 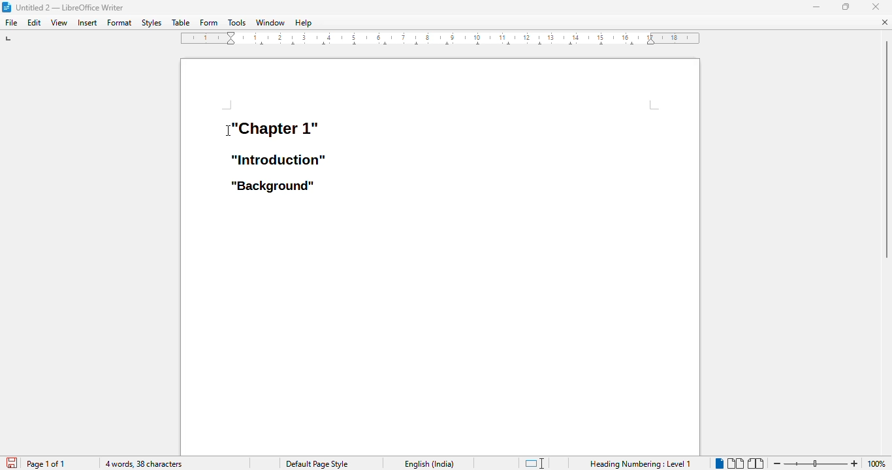 What do you see at coordinates (34, 22) in the screenshot?
I see `edit` at bounding box center [34, 22].